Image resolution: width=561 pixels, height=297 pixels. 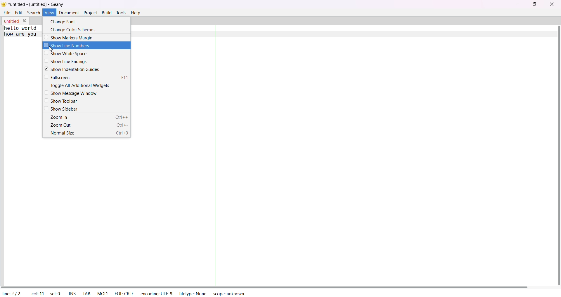 I want to click on EOL CRLF, so click(x=124, y=293).